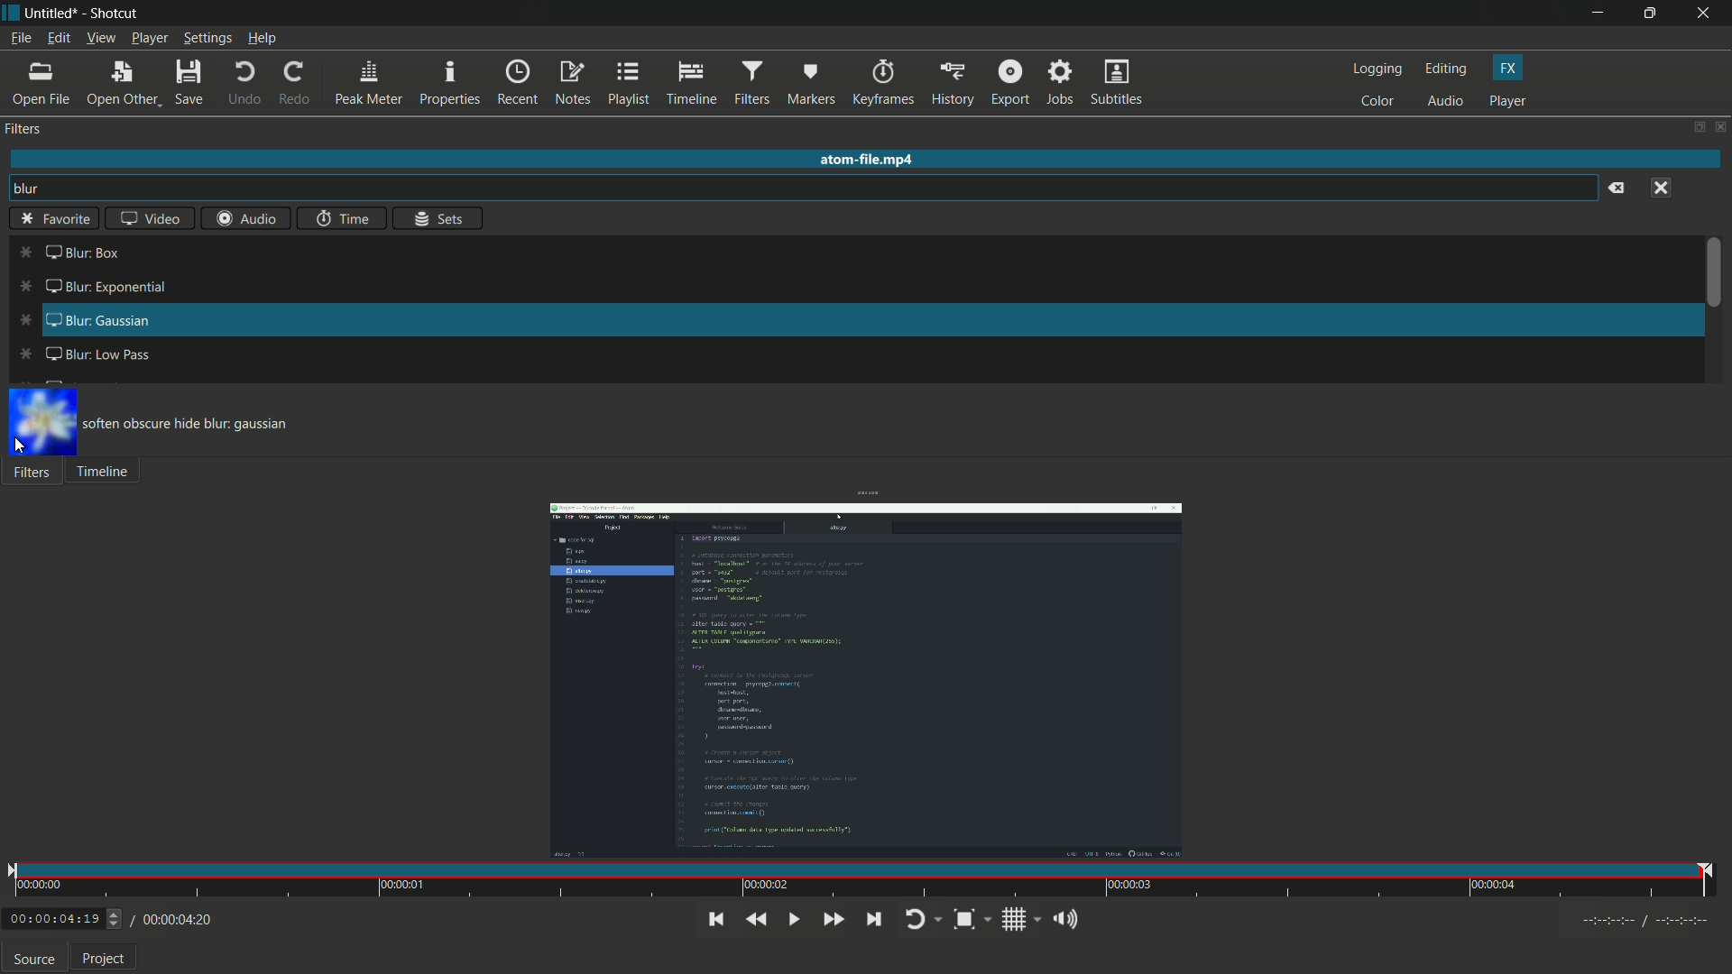 This screenshot has width=1732, height=974. Describe the element at coordinates (148, 217) in the screenshot. I see `video` at that location.